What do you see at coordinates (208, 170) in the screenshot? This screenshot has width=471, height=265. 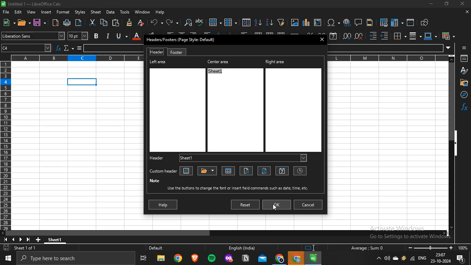 I see `title` at bounding box center [208, 170].